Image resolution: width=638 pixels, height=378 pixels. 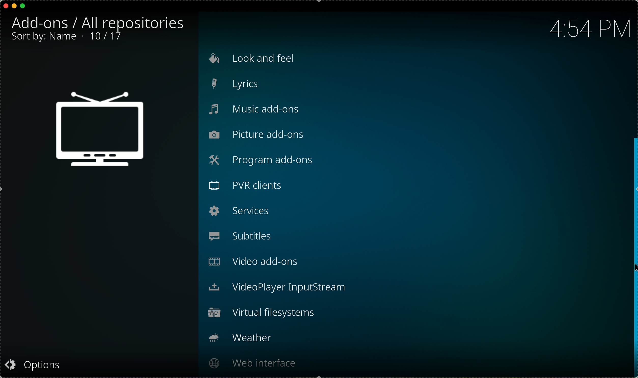 I want to click on PVR clients, so click(x=254, y=186).